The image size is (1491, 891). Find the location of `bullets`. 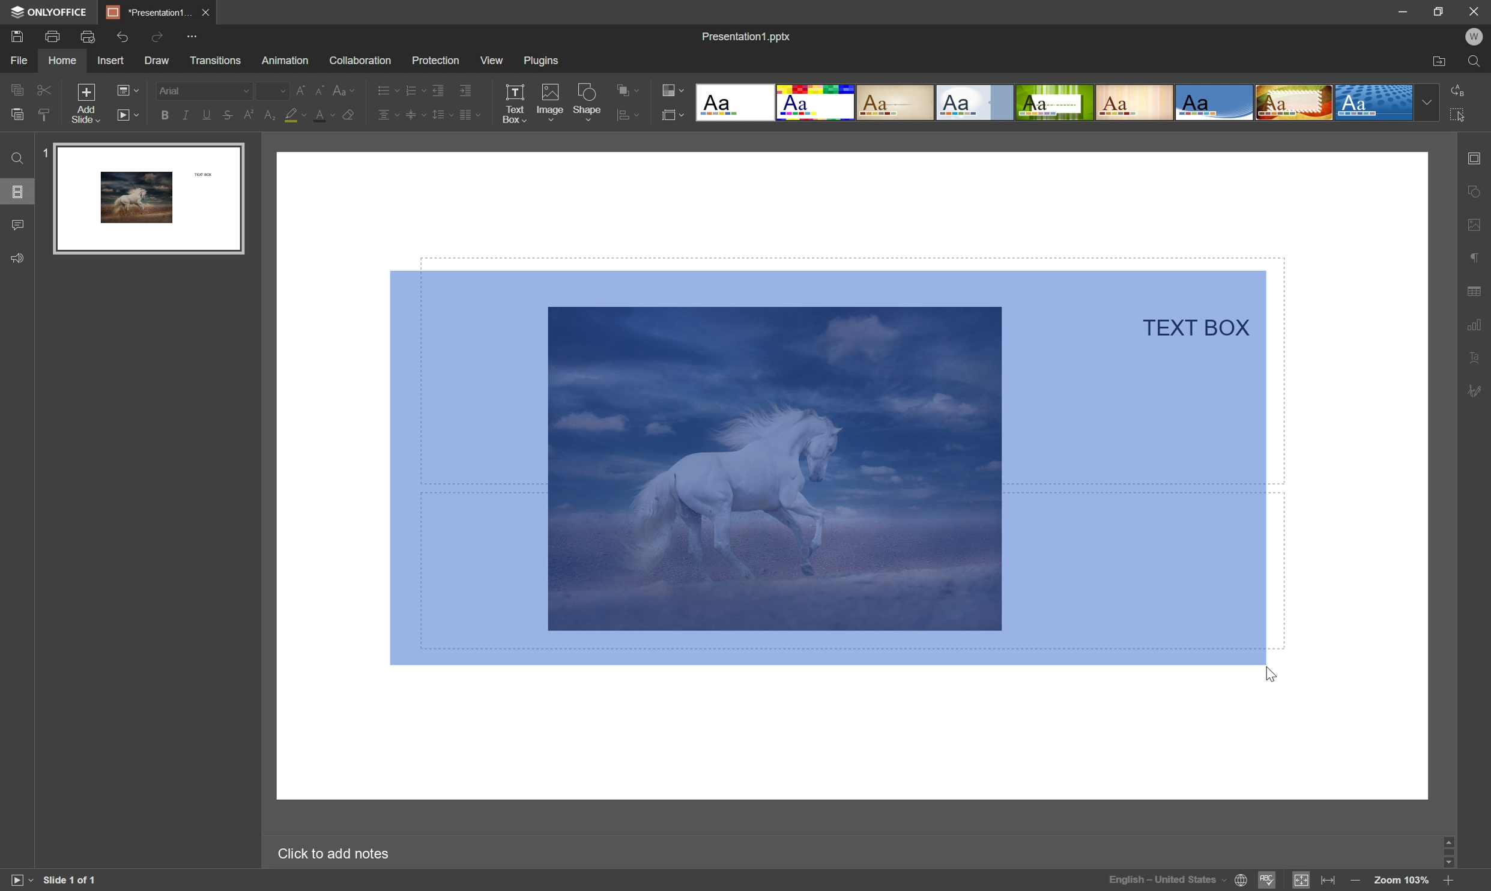

bullets is located at coordinates (386, 89).